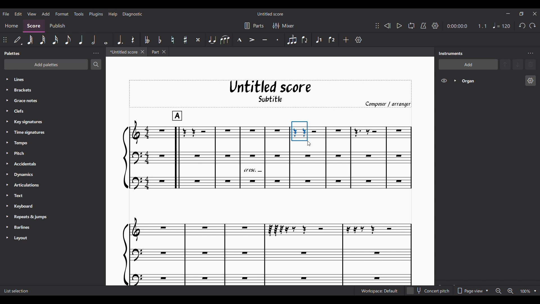 This screenshot has width=540, height=304. Describe the element at coordinates (531, 64) in the screenshot. I see `Delete selection` at that location.